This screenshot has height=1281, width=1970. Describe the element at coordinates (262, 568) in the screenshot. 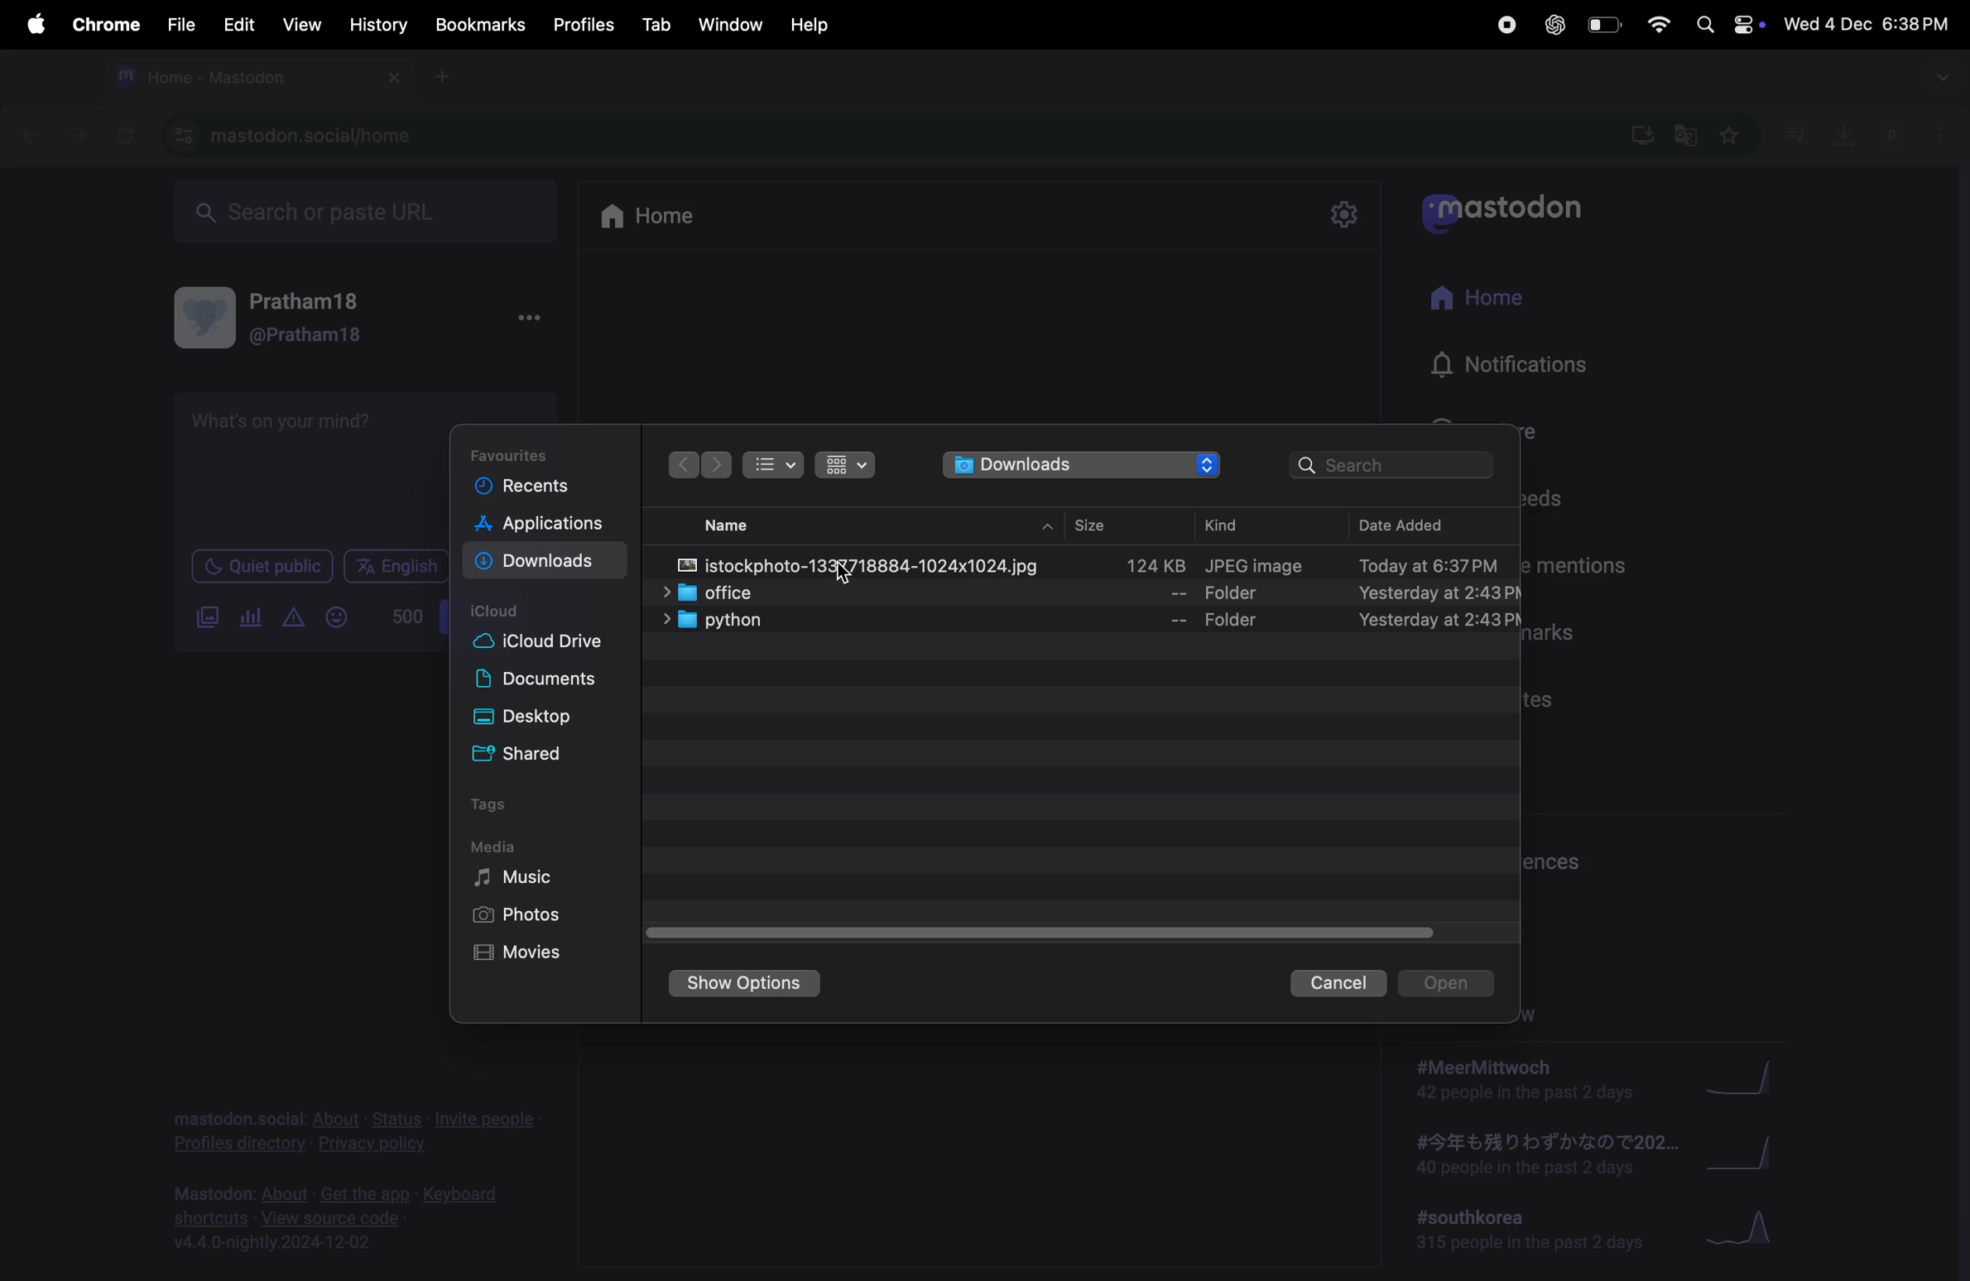

I see `Quiet place` at that location.